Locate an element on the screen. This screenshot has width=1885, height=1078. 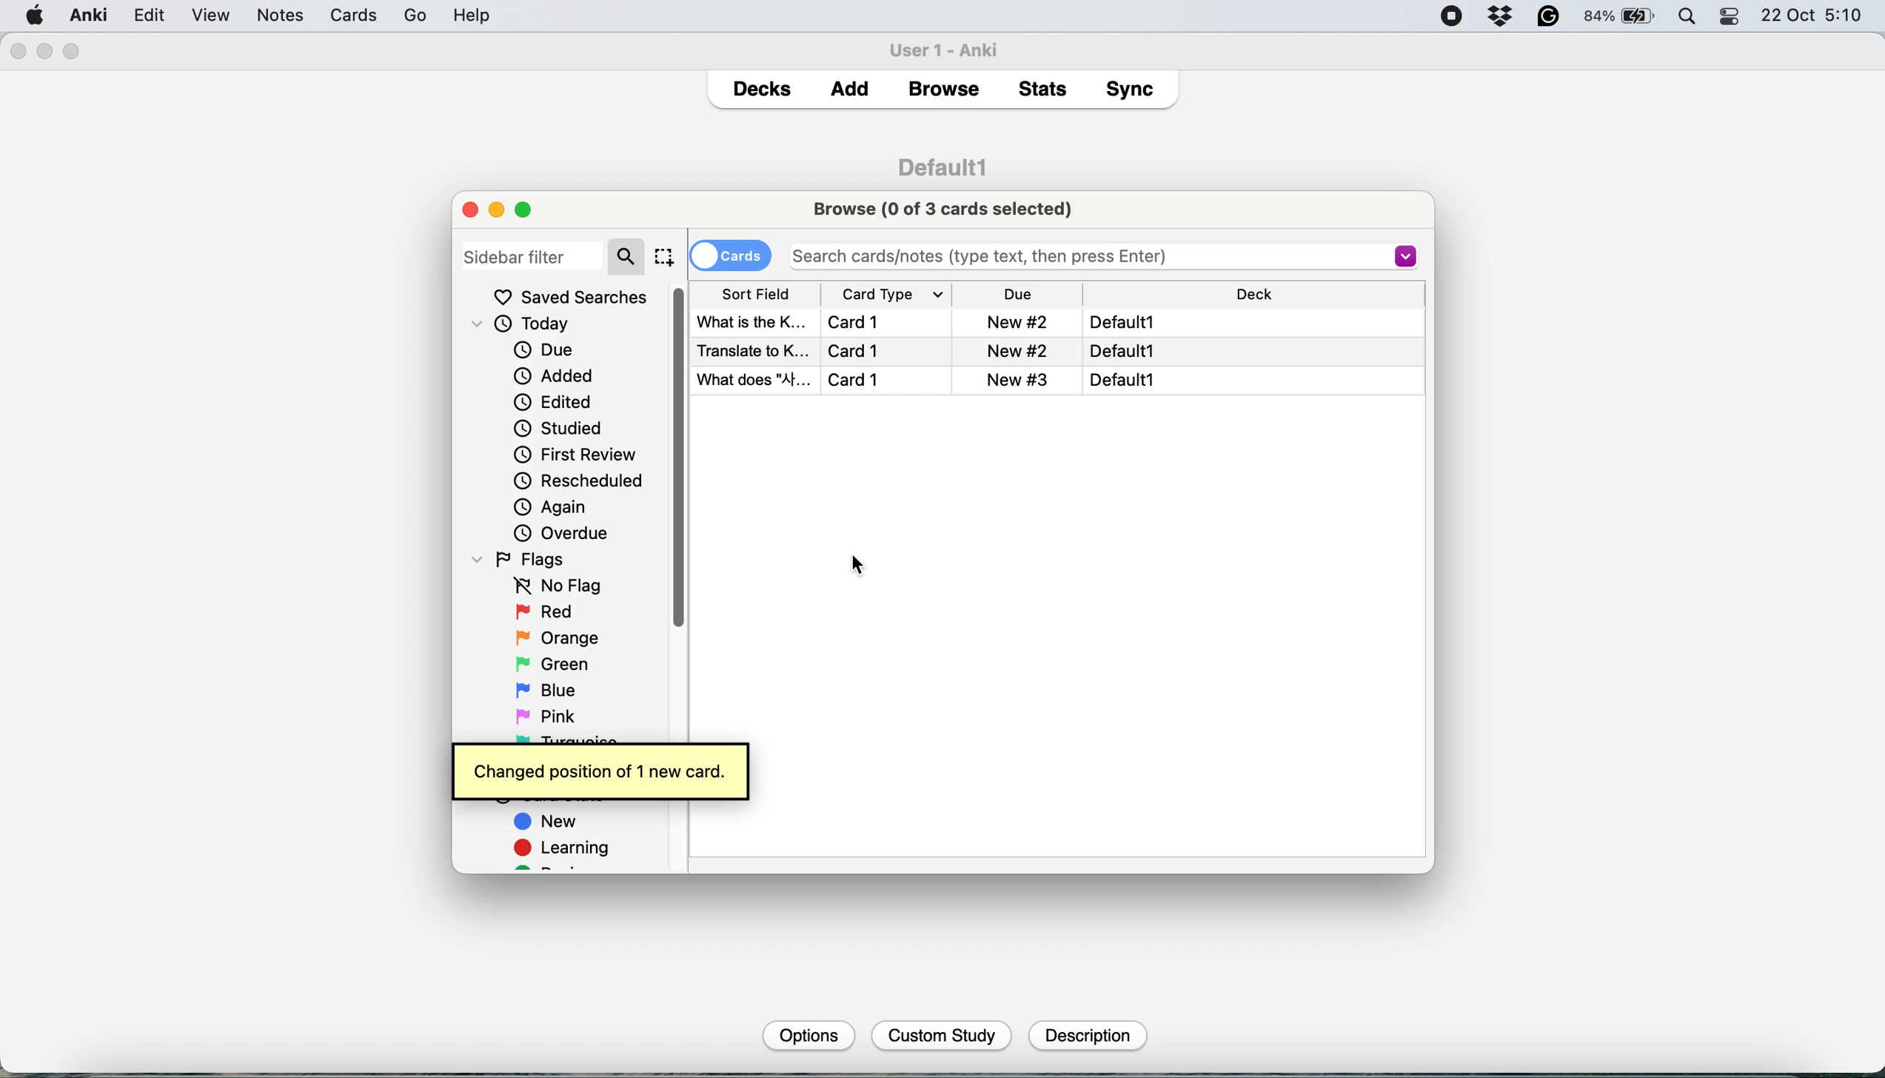
Default1 is located at coordinates (1124, 379).